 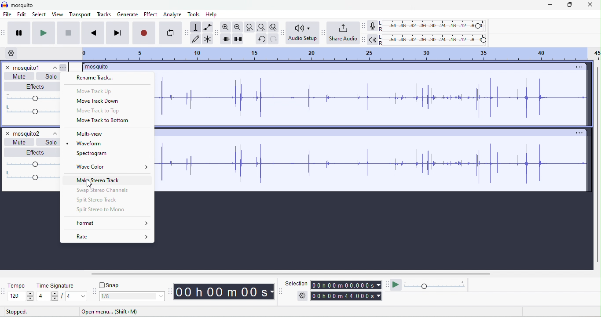 I want to click on rate, so click(x=109, y=236).